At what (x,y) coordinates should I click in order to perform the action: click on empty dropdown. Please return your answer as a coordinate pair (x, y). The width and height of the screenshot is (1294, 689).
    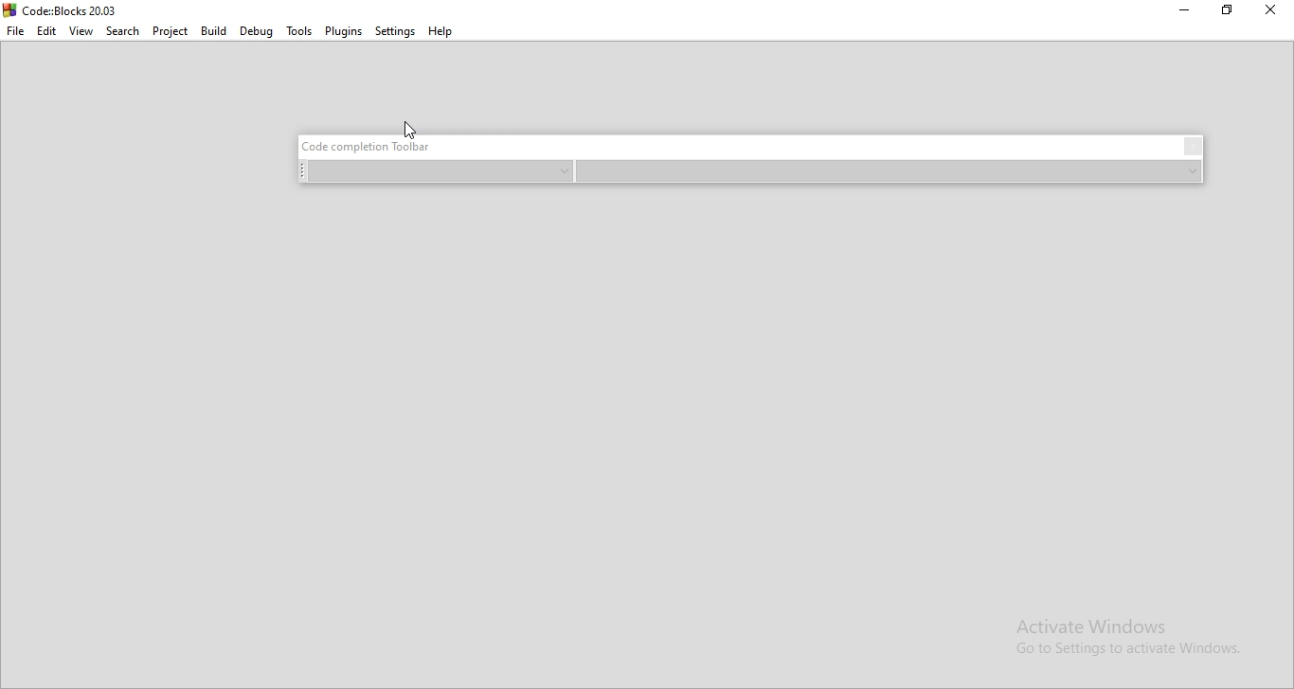
    Looking at the image, I should click on (436, 171).